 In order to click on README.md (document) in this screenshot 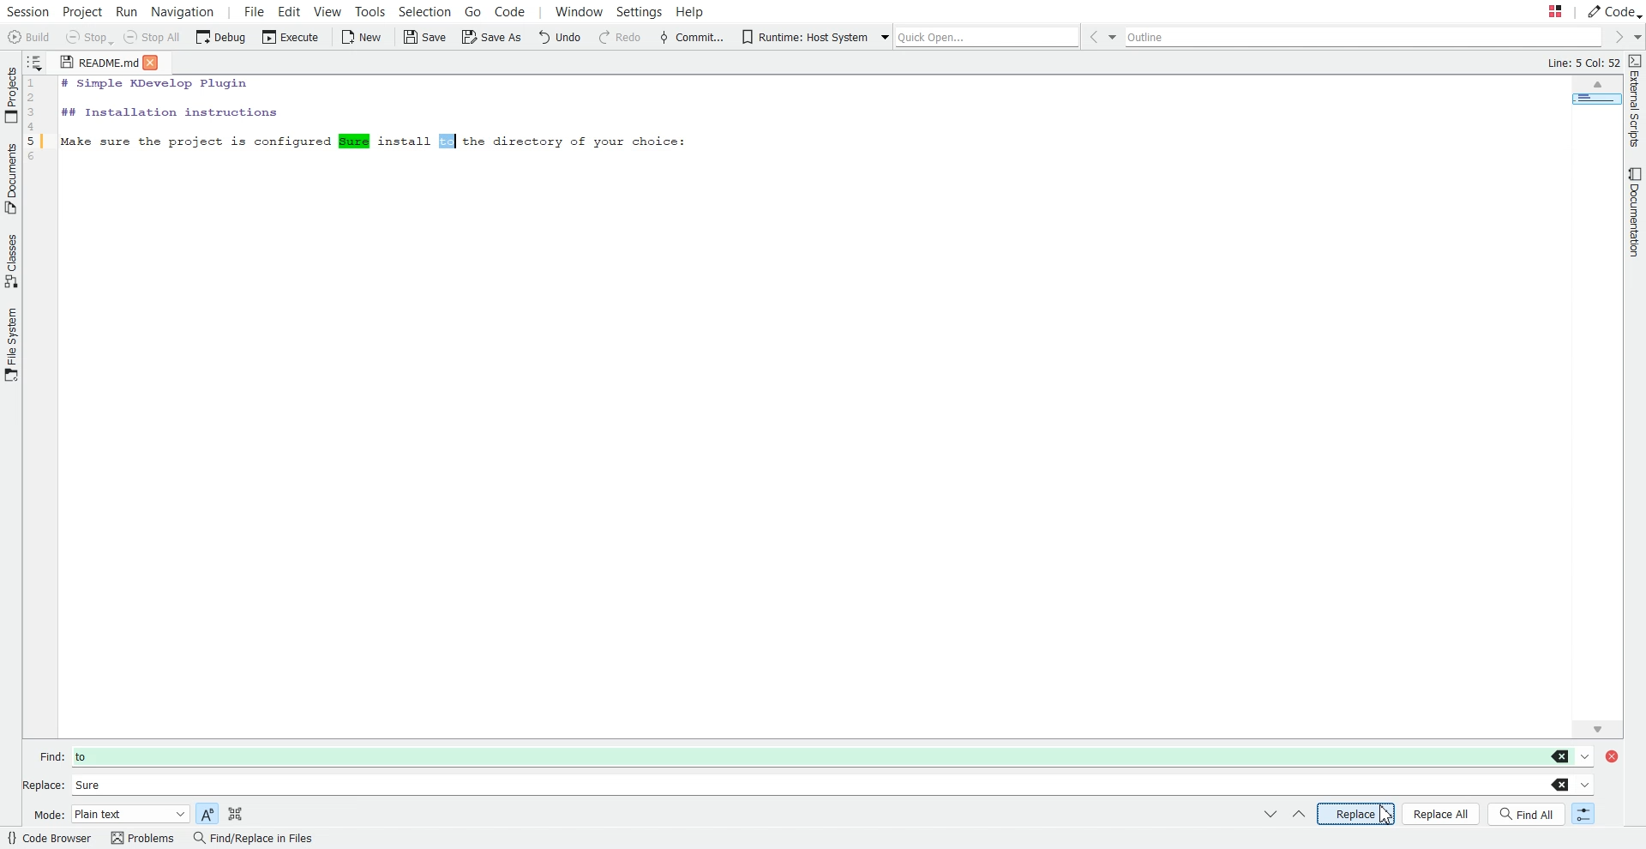, I will do `click(99, 63)`.